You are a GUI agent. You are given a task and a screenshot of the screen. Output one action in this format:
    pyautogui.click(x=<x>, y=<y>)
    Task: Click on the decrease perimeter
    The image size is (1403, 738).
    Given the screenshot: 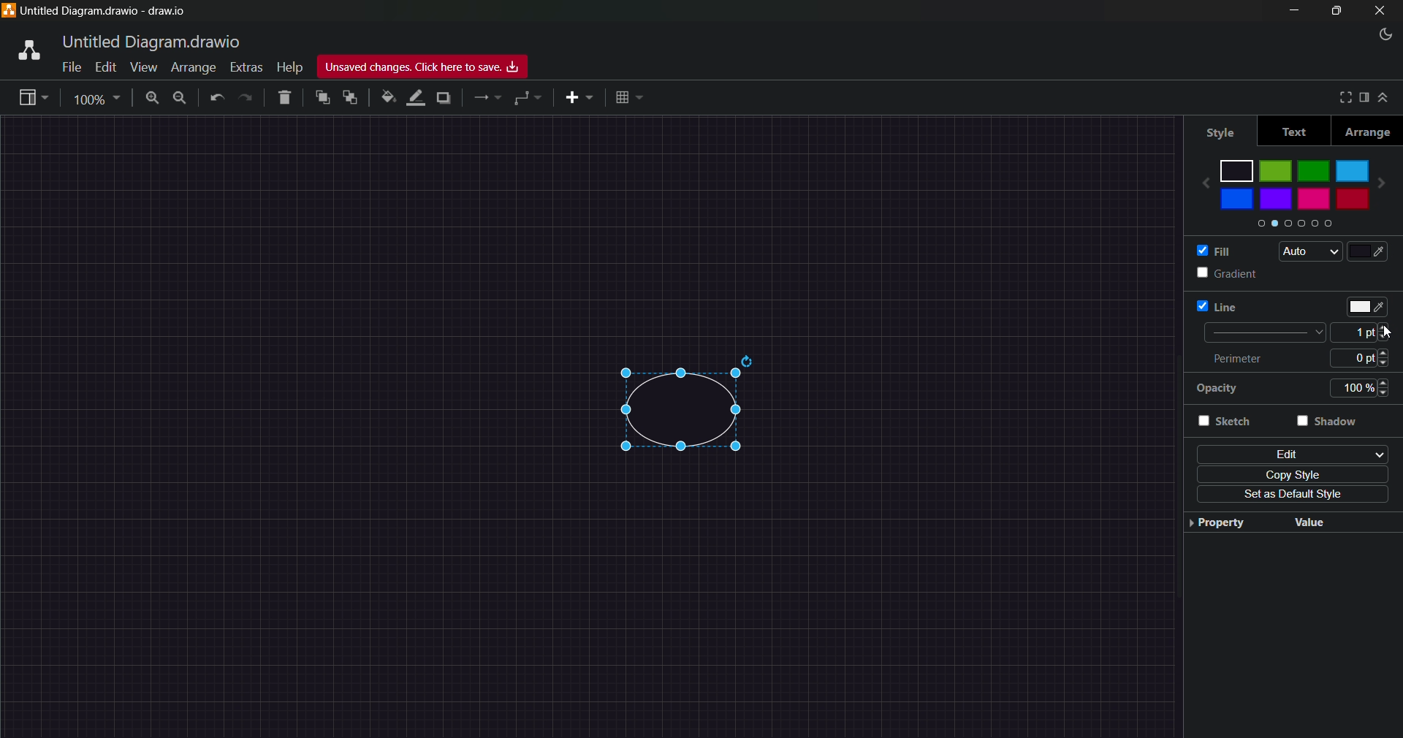 What is the action you would take?
    pyautogui.click(x=1389, y=365)
    